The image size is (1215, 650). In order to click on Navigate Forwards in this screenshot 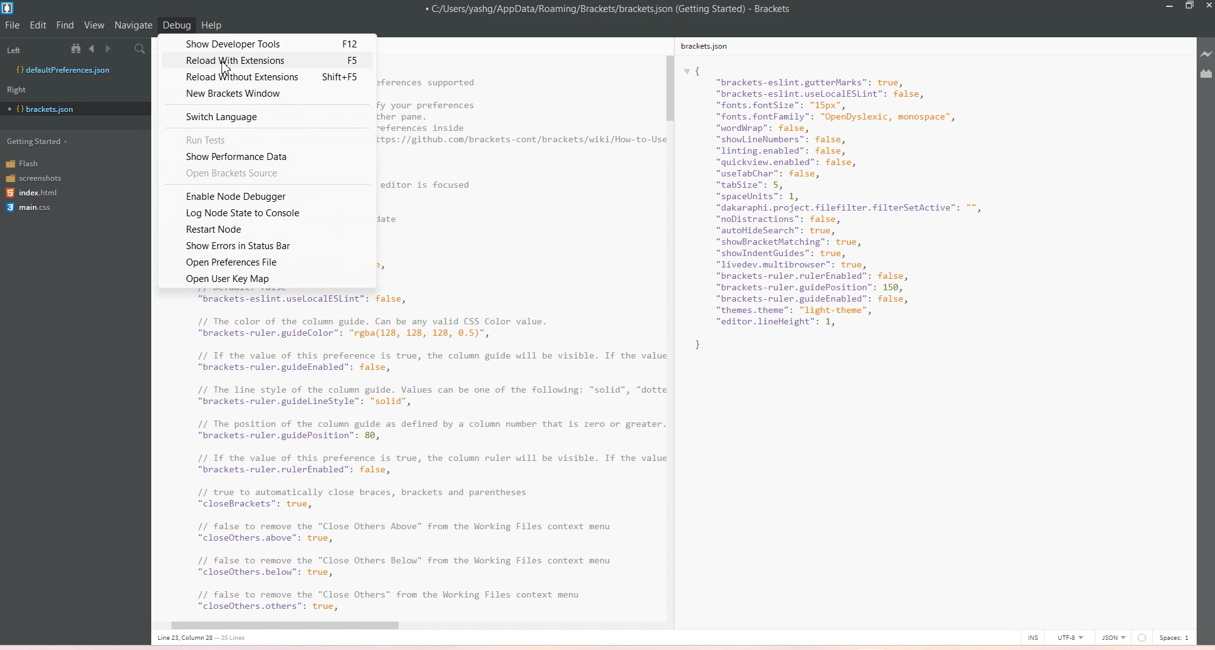, I will do `click(110, 49)`.